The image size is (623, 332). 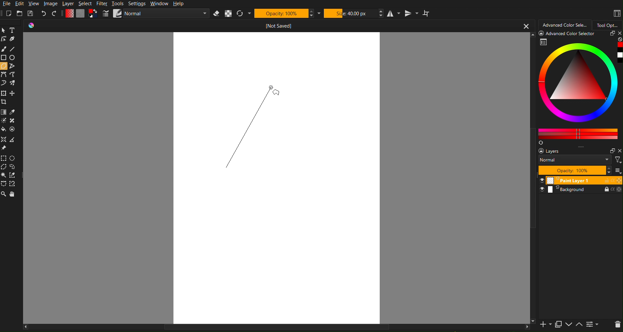 What do you see at coordinates (617, 13) in the screenshot?
I see `Workspaces` at bounding box center [617, 13].